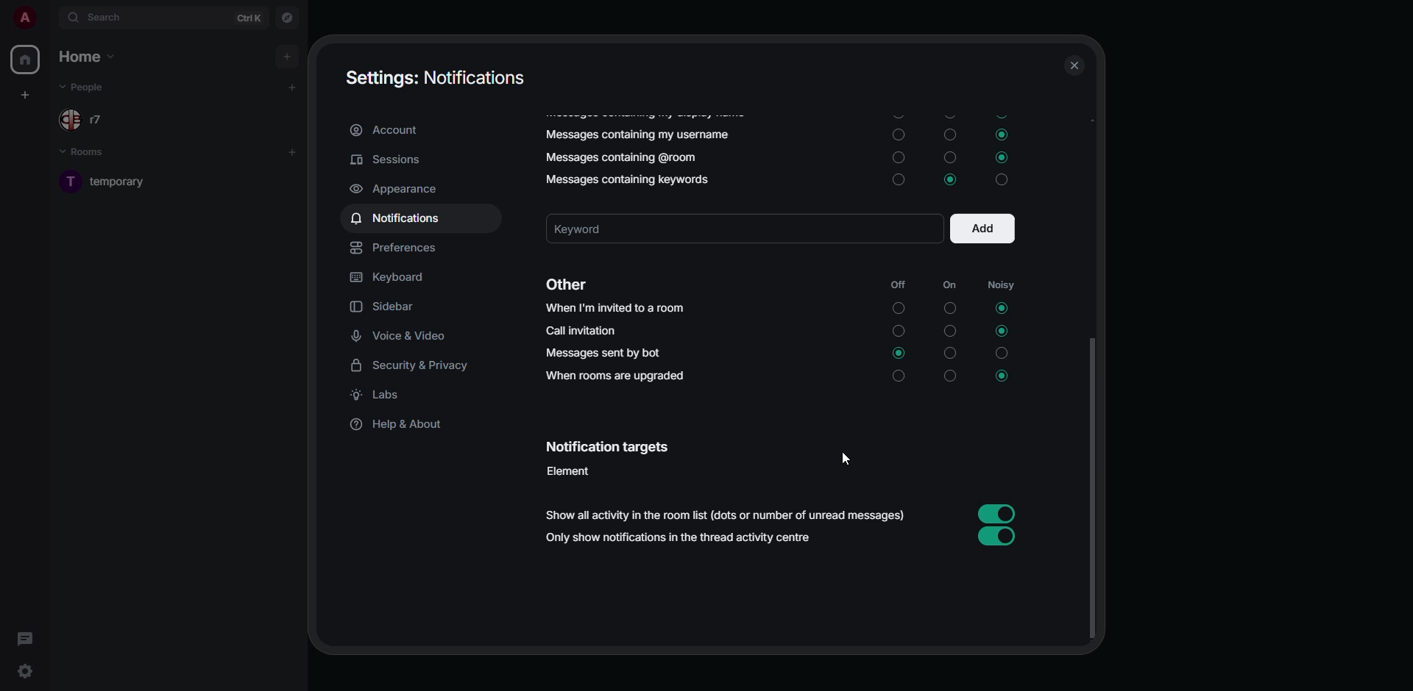 The image size is (1413, 691). I want to click on Off, so click(898, 378).